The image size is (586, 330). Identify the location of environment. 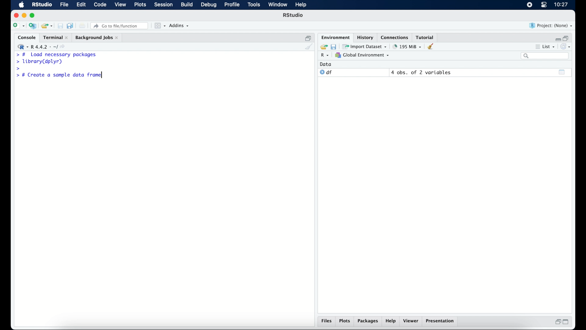
(335, 37).